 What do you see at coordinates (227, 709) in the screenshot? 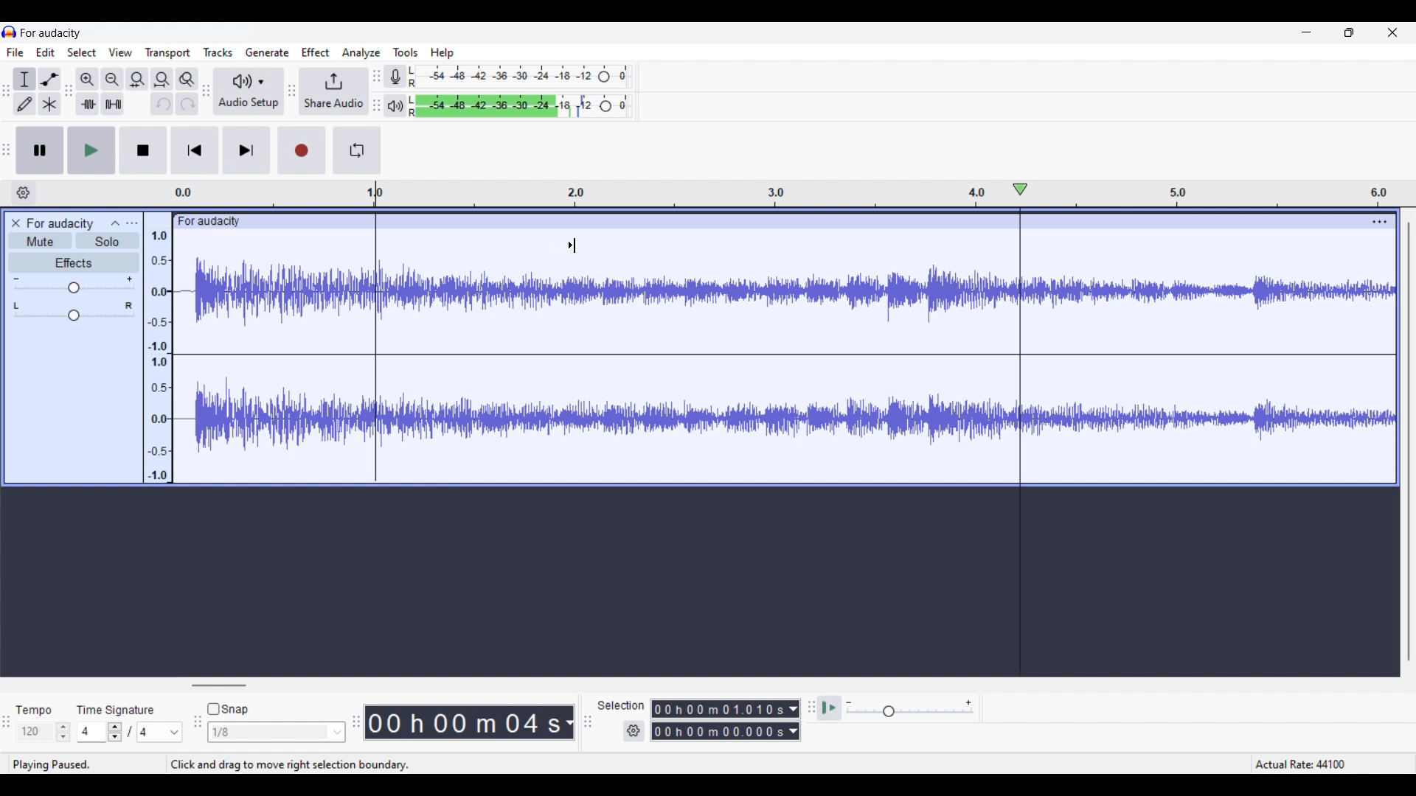
I see `Snap toggle` at bounding box center [227, 709].